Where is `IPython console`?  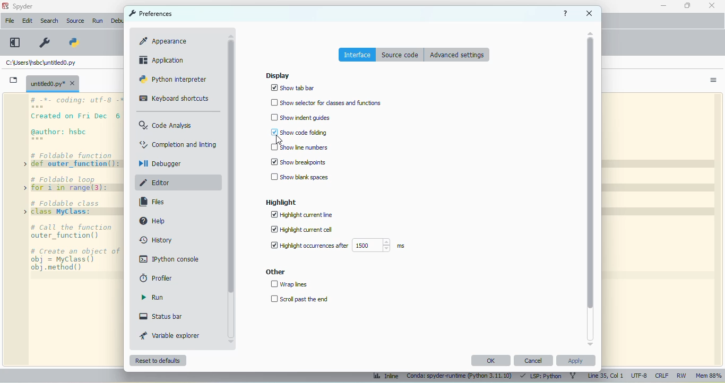
IPython console is located at coordinates (170, 258).